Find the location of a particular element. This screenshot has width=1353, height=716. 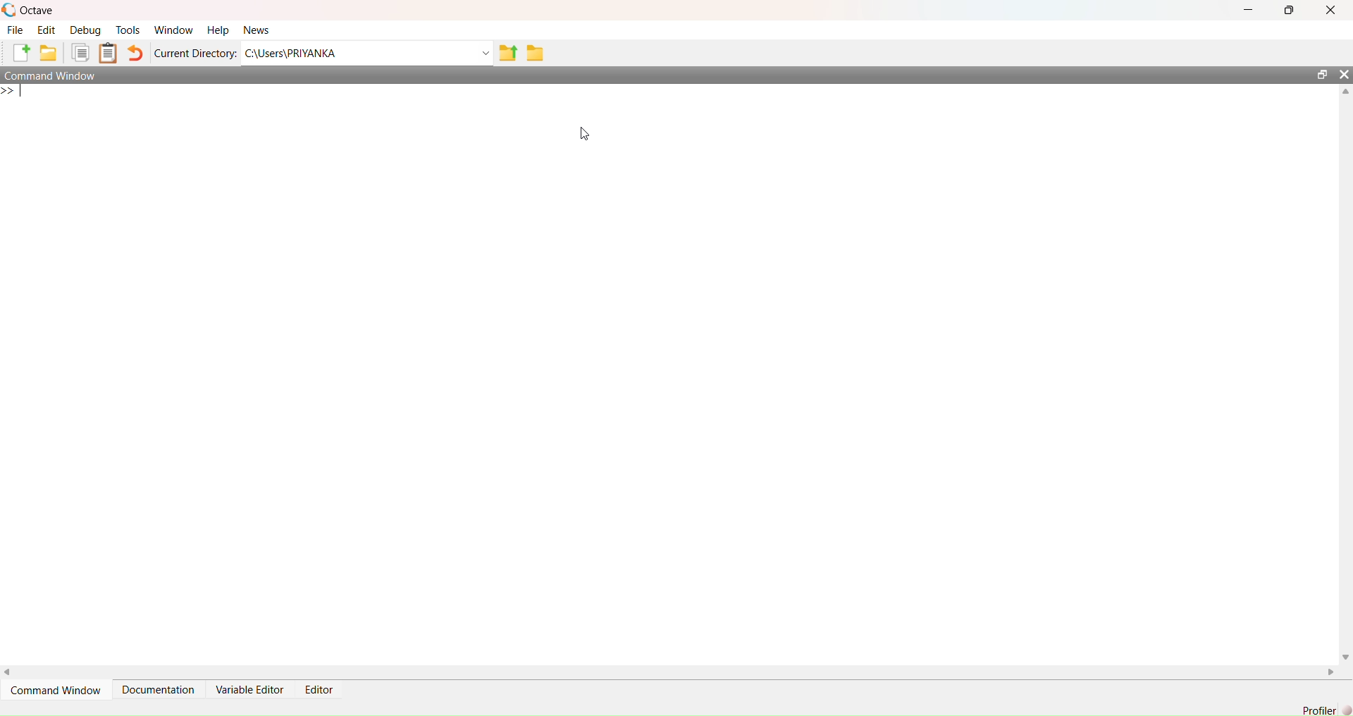

one directory up is located at coordinates (508, 52).